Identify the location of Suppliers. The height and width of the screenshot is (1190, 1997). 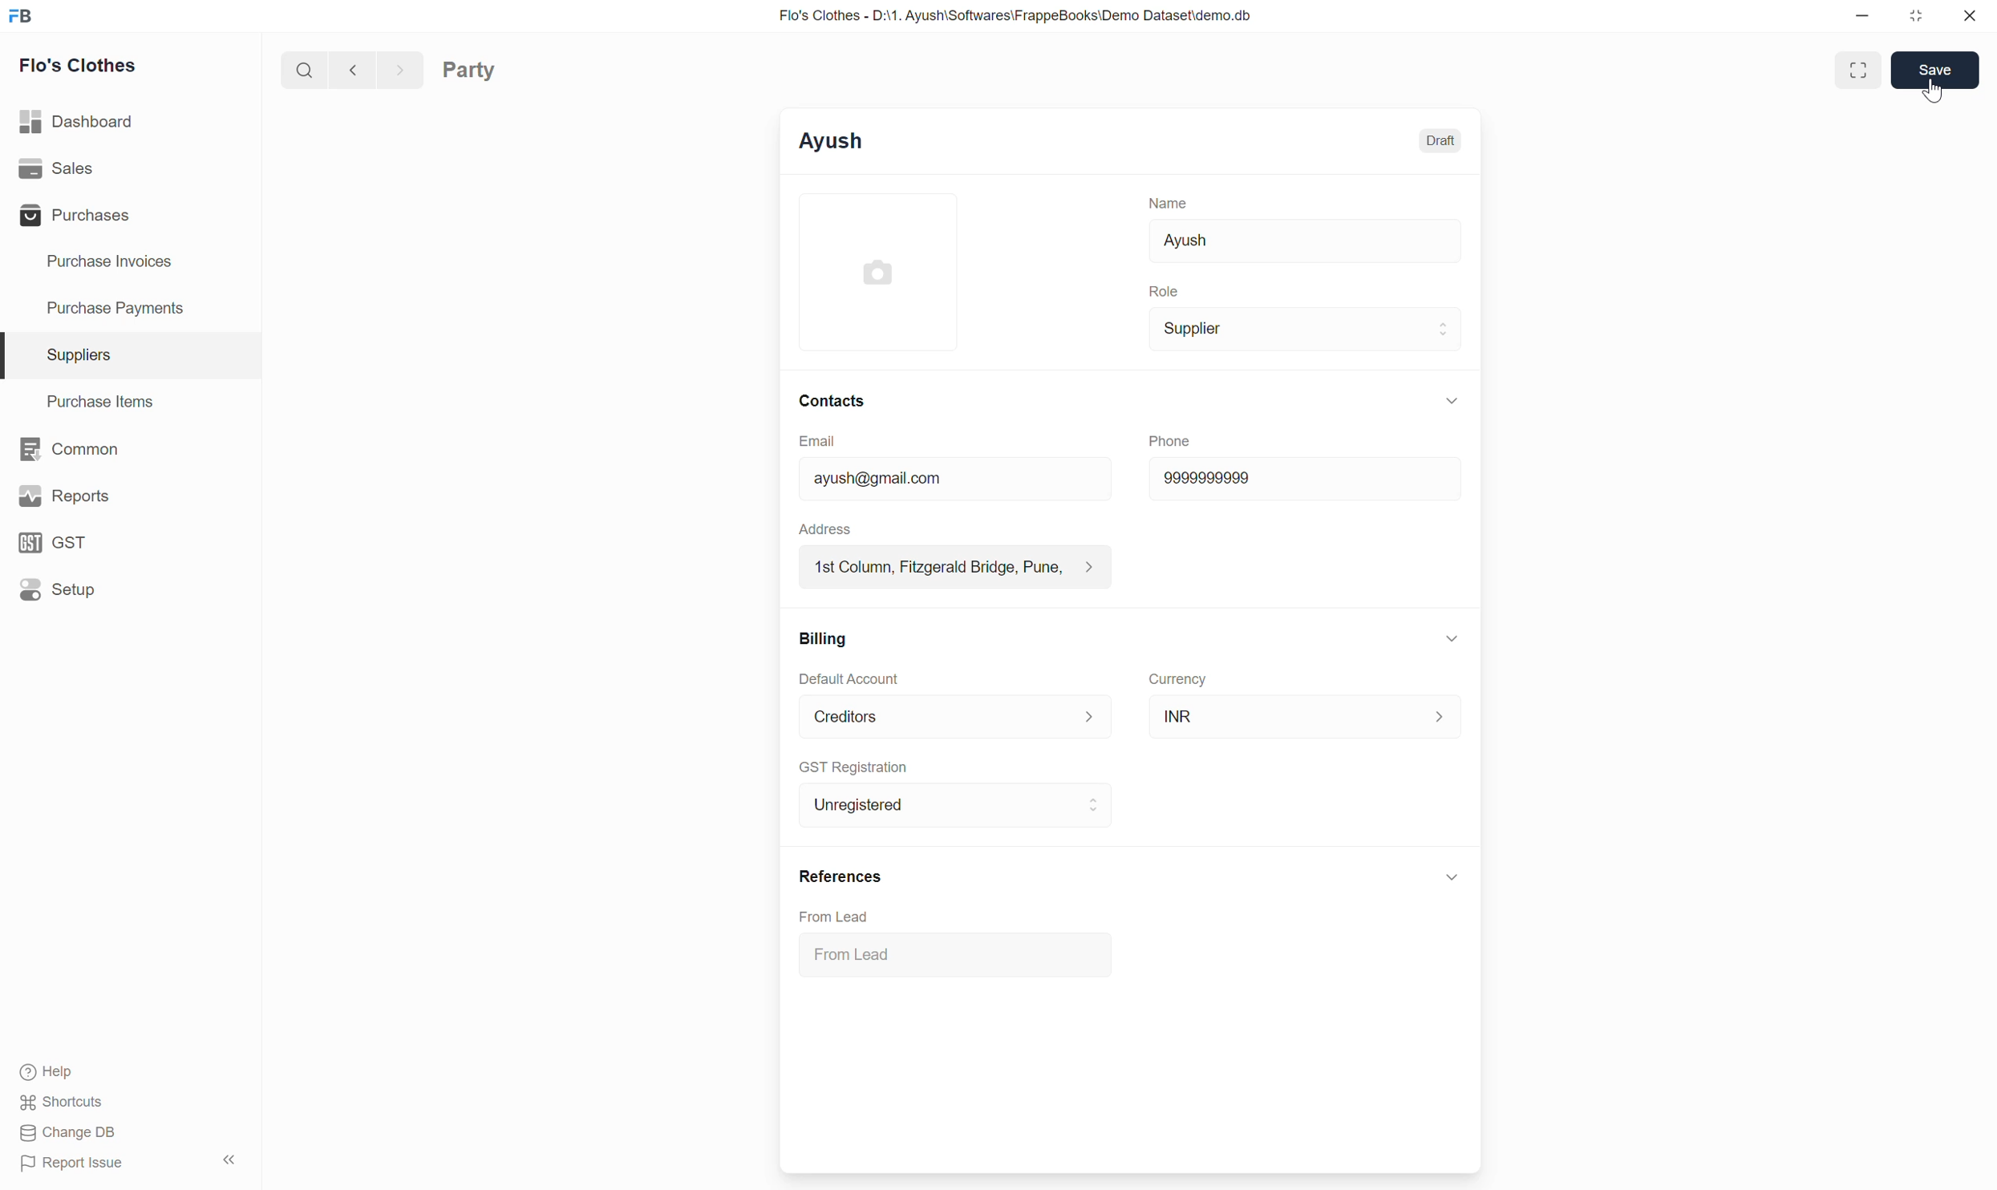
(131, 356).